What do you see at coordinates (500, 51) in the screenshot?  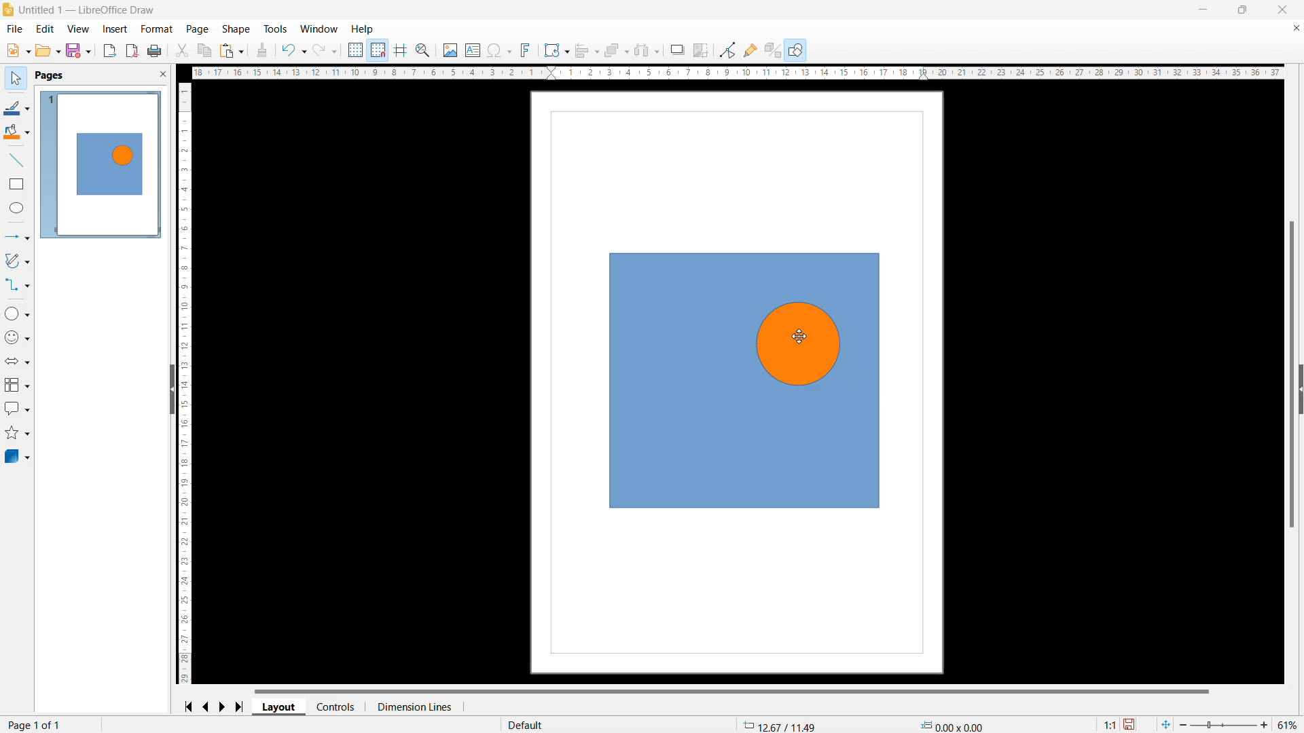 I see `insert special characters` at bounding box center [500, 51].